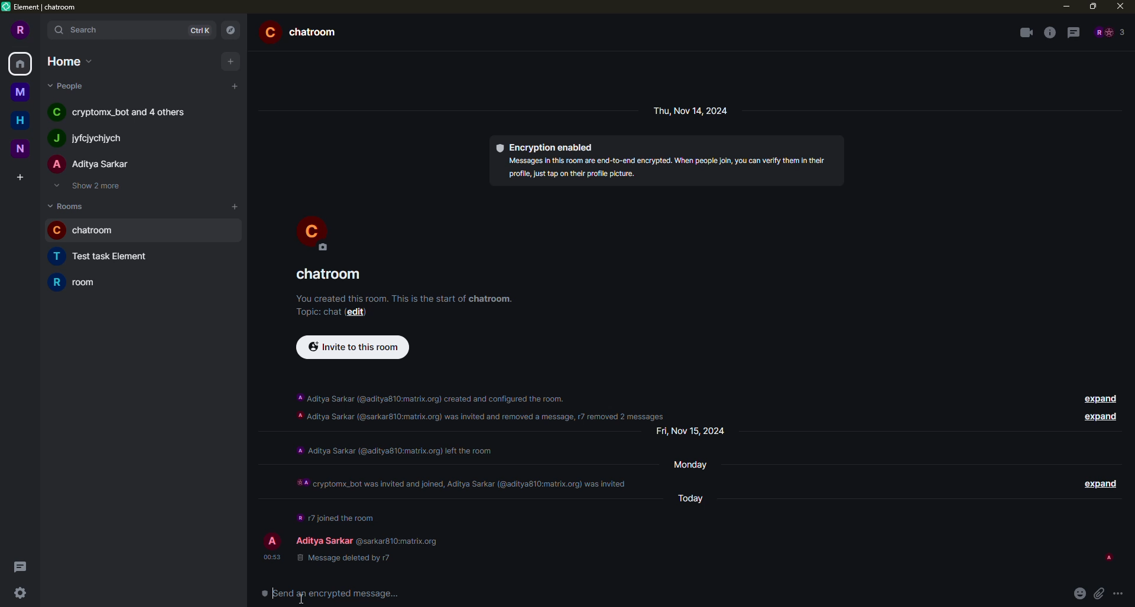 Image resolution: width=1135 pixels, height=607 pixels. I want to click on navigator, so click(231, 30).